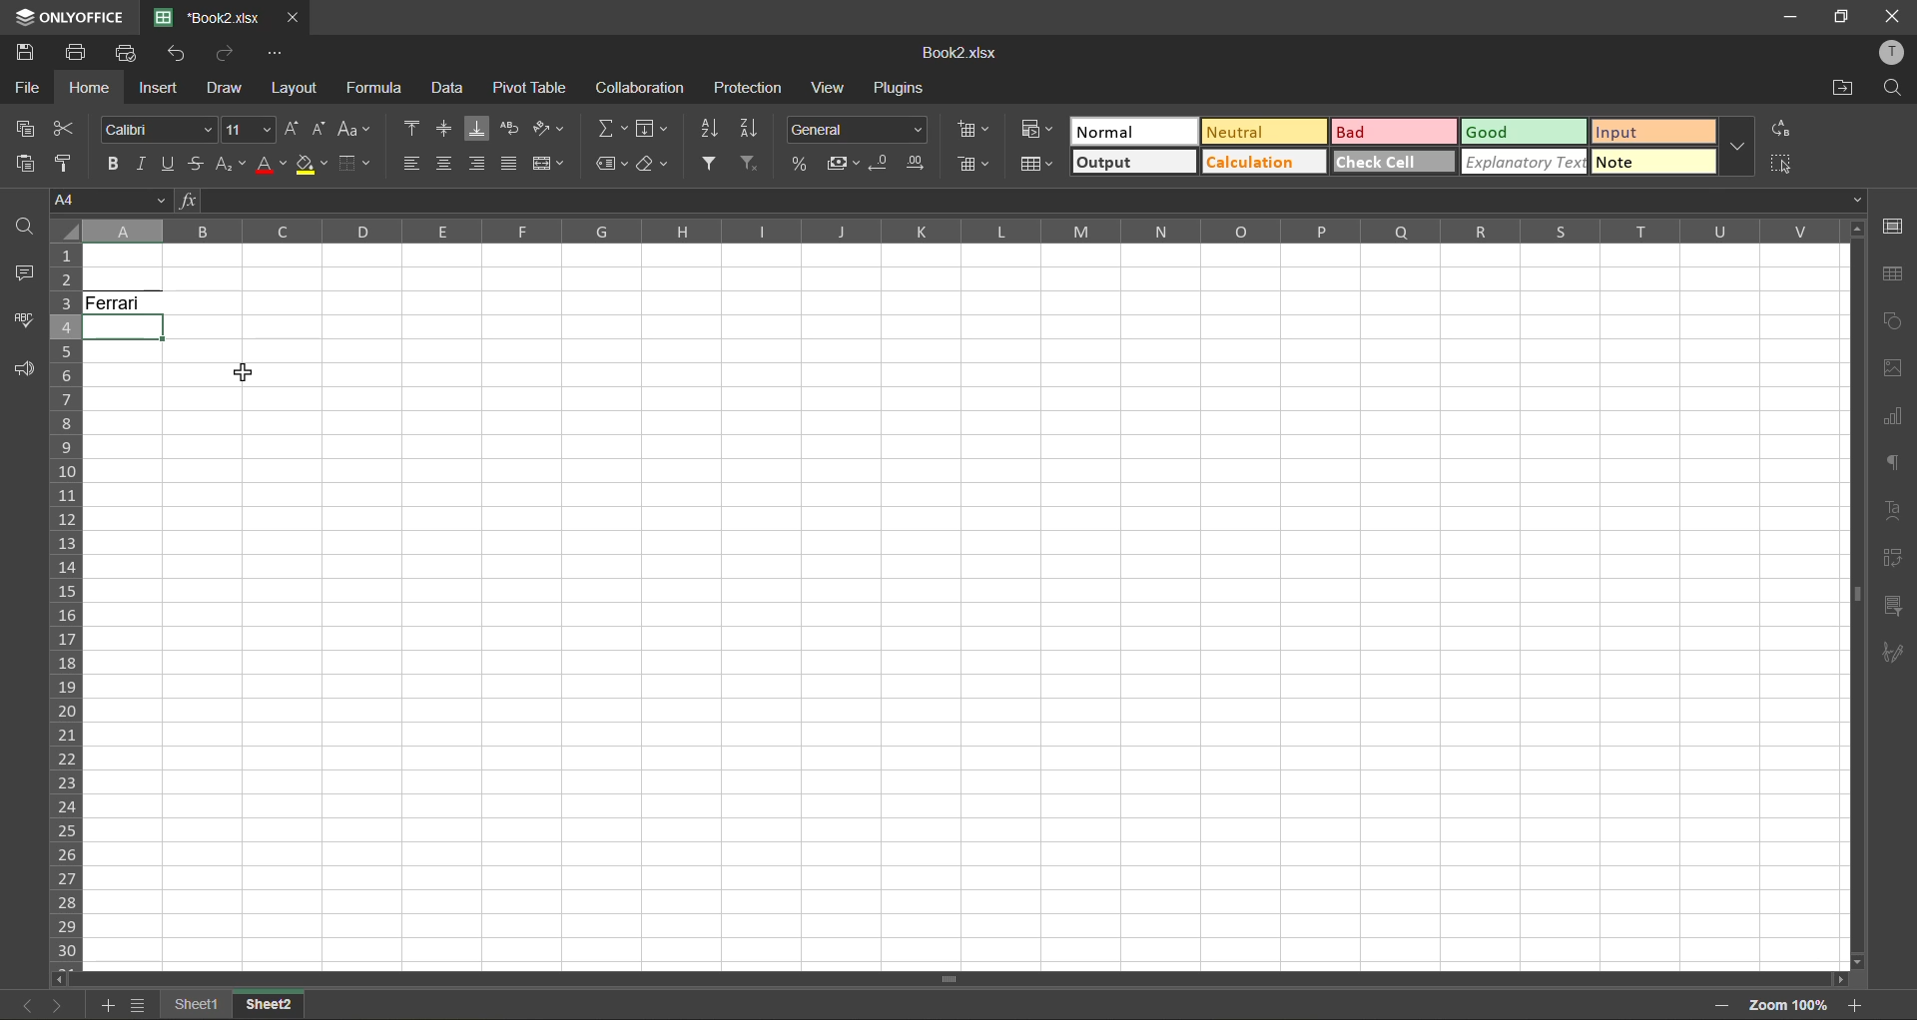 The image size is (1917, 1020). Describe the element at coordinates (1137, 164) in the screenshot. I see `output` at that location.